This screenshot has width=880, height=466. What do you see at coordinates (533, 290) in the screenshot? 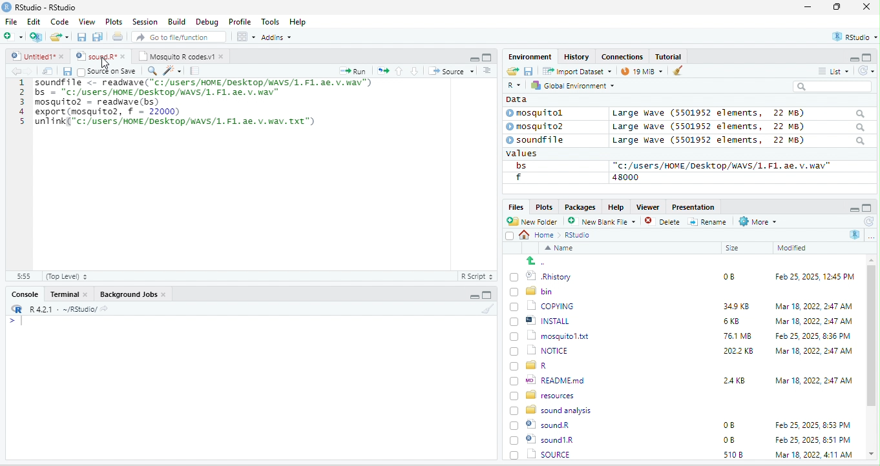
I see `Ld bin` at bounding box center [533, 290].